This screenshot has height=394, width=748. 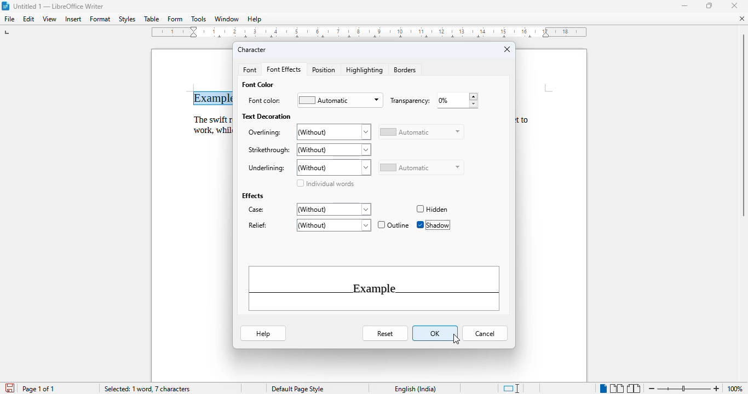 What do you see at coordinates (308, 150) in the screenshot?
I see `strikethrough: (Without)` at bounding box center [308, 150].